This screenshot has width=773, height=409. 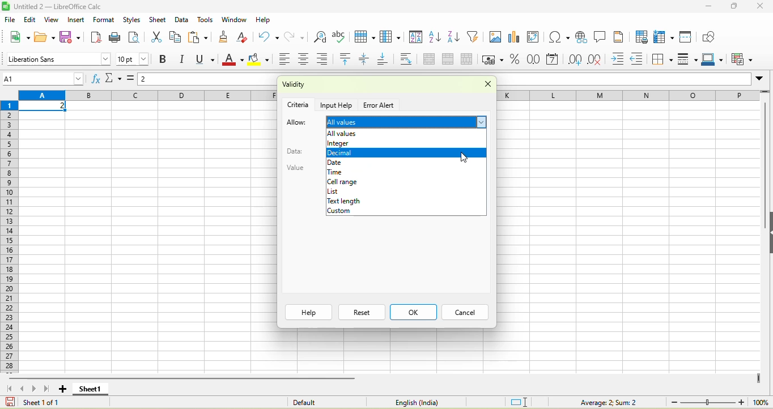 What do you see at coordinates (736, 7) in the screenshot?
I see `maximize` at bounding box center [736, 7].